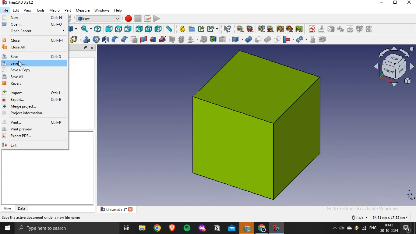 The height and width of the screenshot is (234, 416). Describe the element at coordinates (365, 228) in the screenshot. I see `wifi` at that location.